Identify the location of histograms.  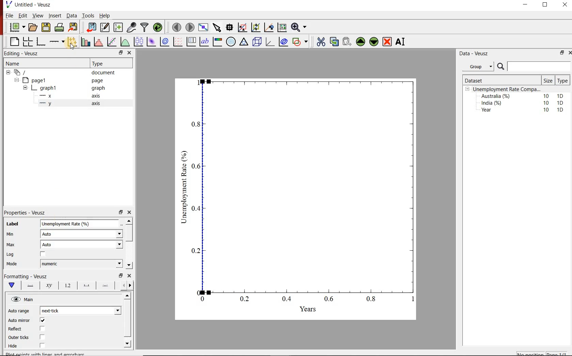
(98, 42).